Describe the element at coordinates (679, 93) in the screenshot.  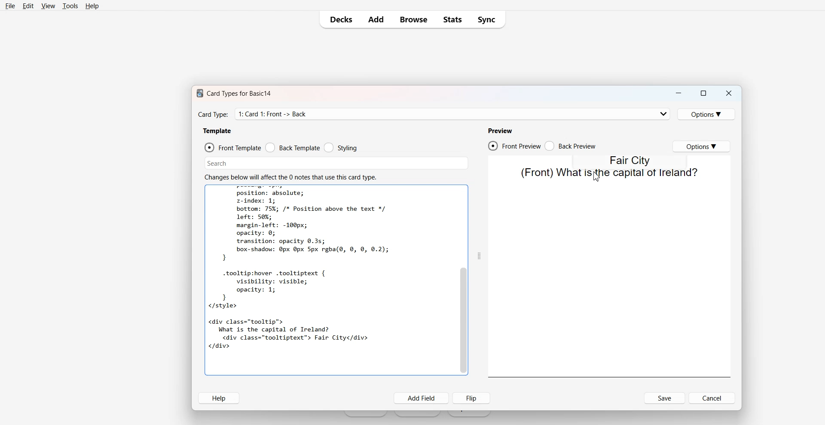
I see `Minimize` at that location.